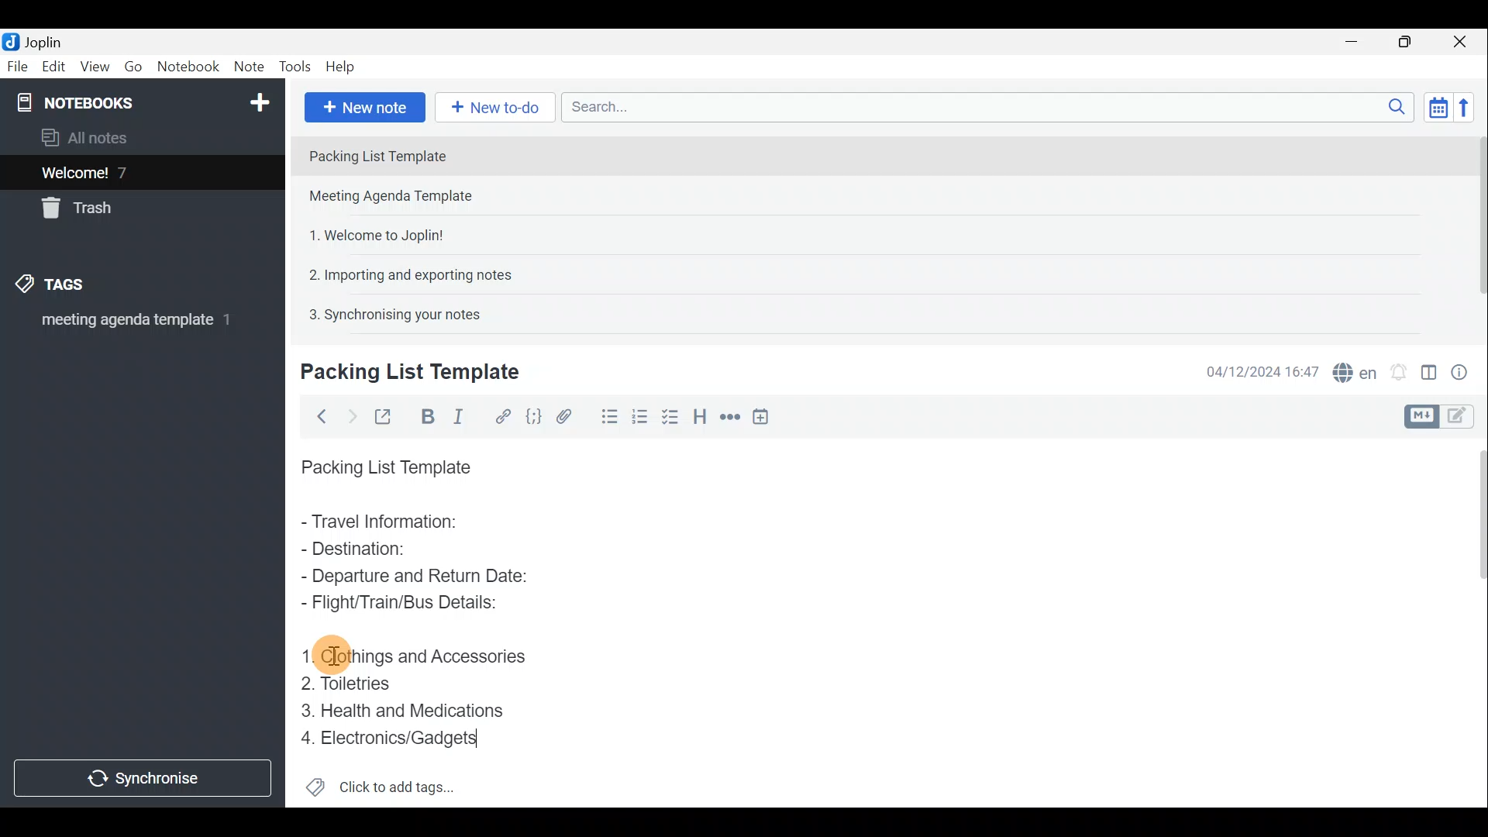 Image resolution: width=1488 pixels, height=837 pixels. What do you see at coordinates (134, 67) in the screenshot?
I see `Go` at bounding box center [134, 67].